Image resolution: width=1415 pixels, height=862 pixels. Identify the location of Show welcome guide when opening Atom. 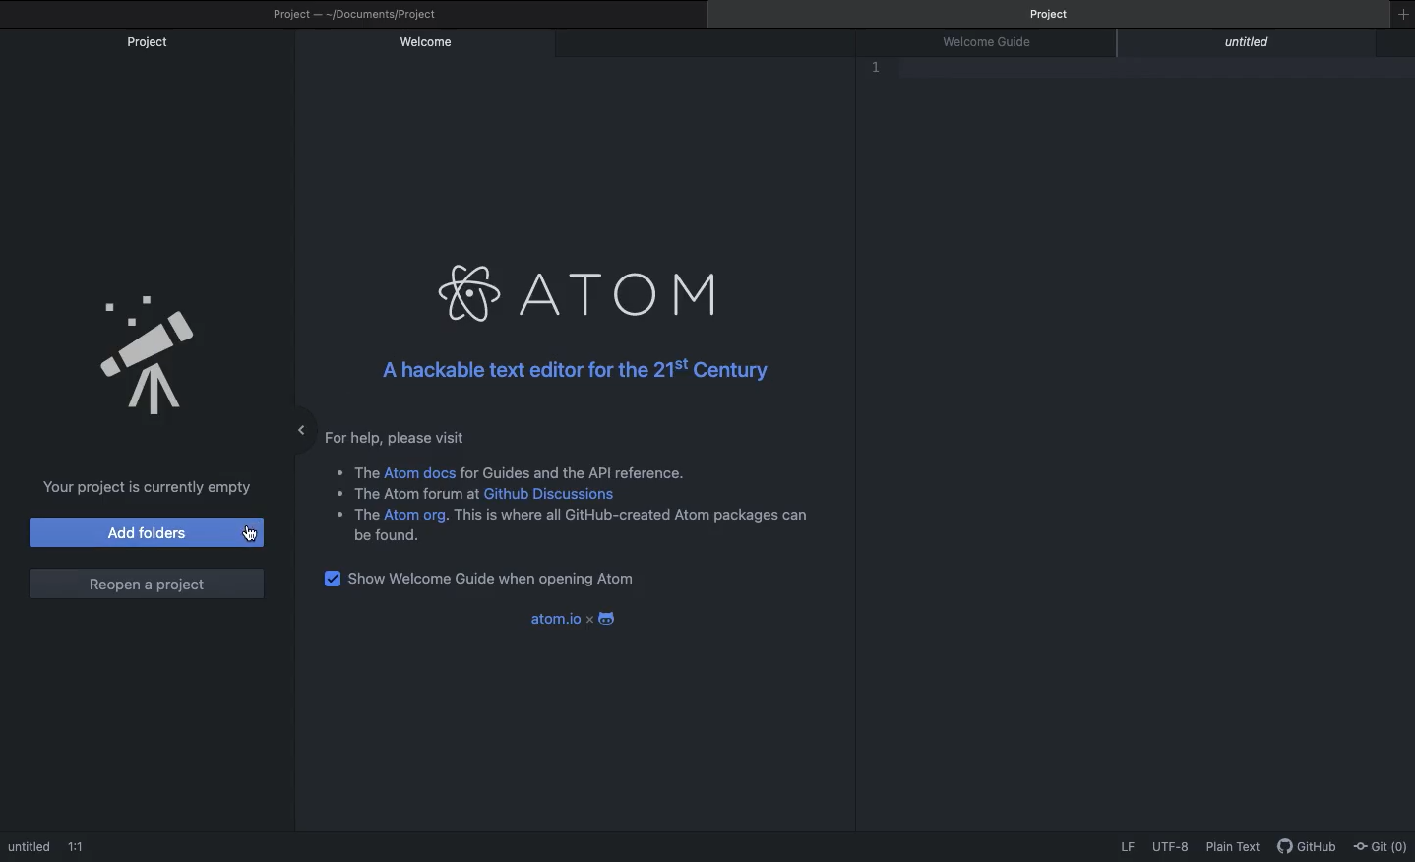
(486, 579).